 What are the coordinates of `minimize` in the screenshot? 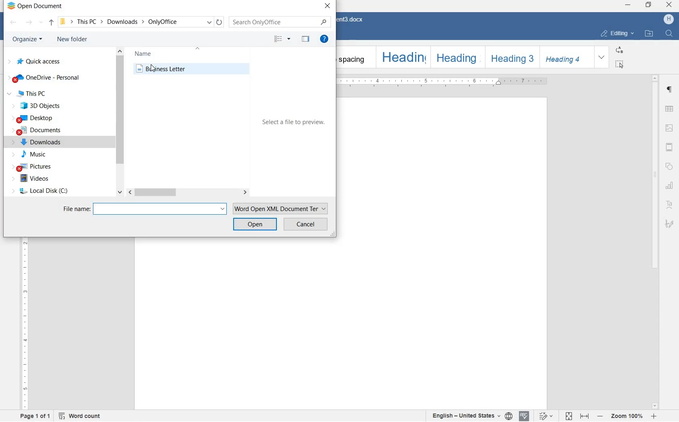 It's located at (627, 4).